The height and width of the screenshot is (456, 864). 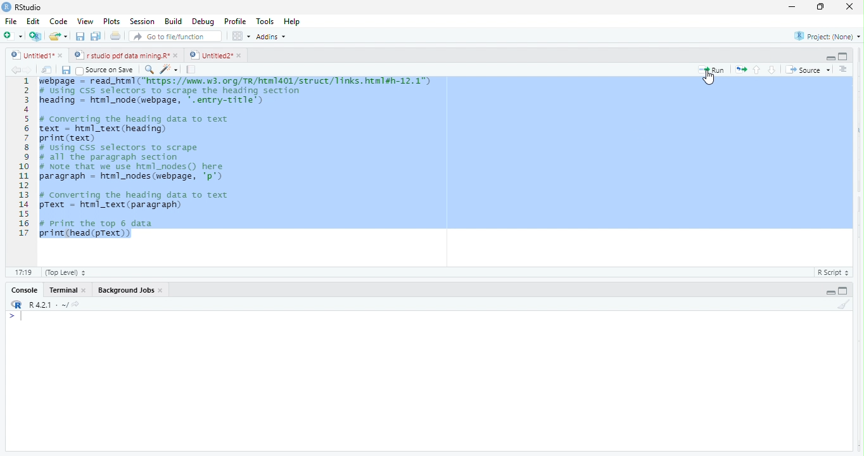 I want to click on print the current file, so click(x=113, y=37).